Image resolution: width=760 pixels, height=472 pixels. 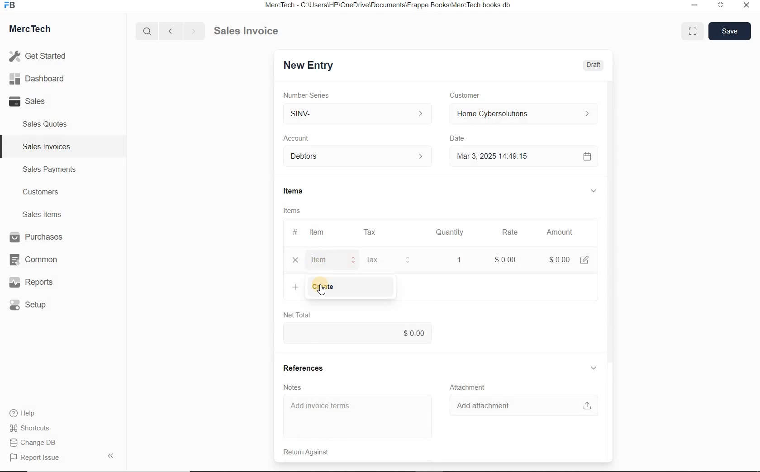 I want to click on Sales, so click(x=41, y=101).